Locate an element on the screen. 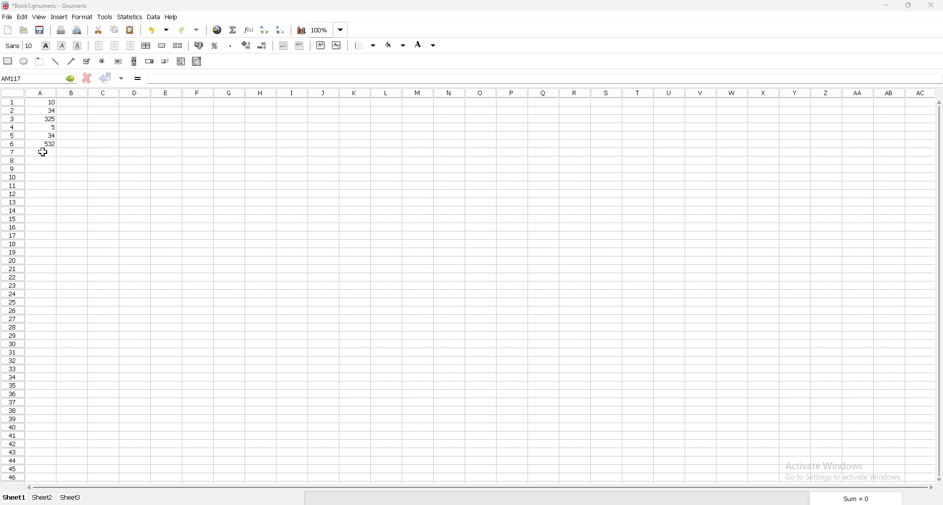 The height and width of the screenshot is (505, 943). save is located at coordinates (41, 30).